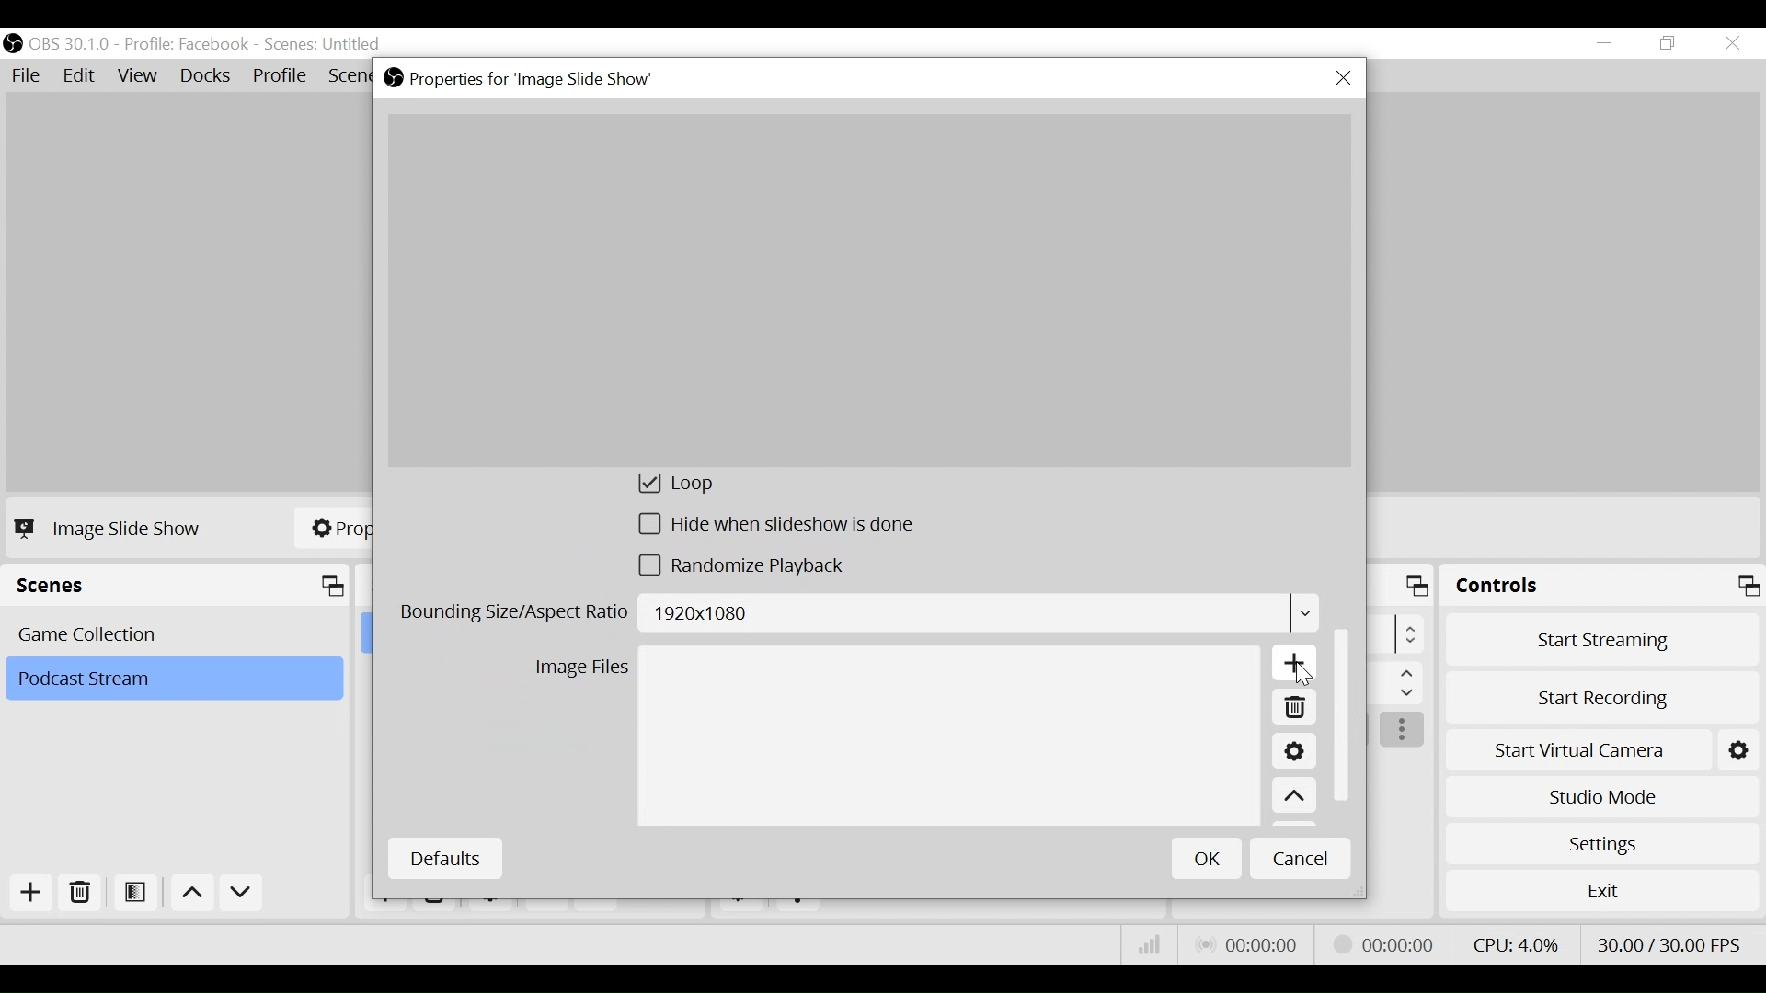 The image size is (1766, 993). Describe the element at coordinates (1150, 945) in the screenshot. I see `Bitrate` at that location.